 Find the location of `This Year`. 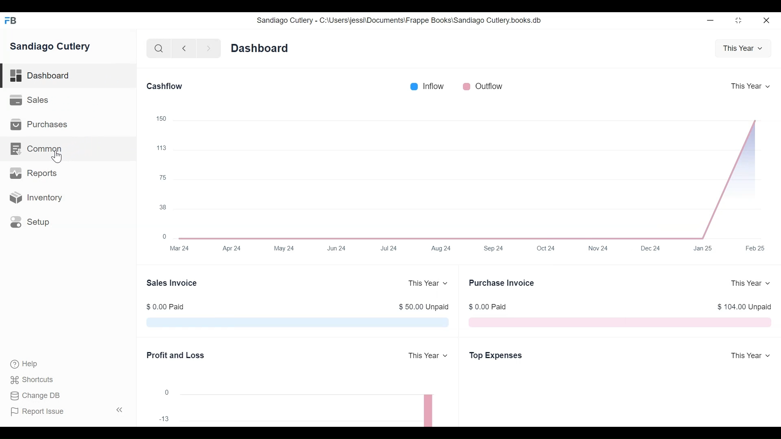

This Year is located at coordinates (748, 284).